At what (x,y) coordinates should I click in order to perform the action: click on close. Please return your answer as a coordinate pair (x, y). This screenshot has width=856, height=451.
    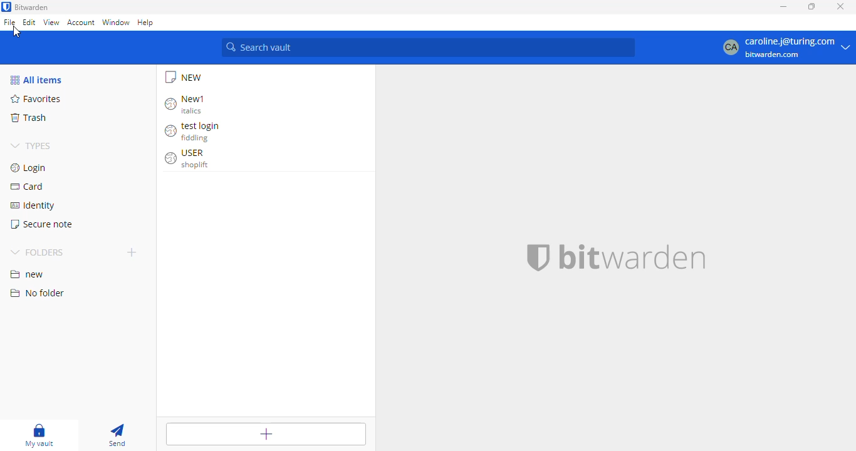
    Looking at the image, I should click on (840, 7).